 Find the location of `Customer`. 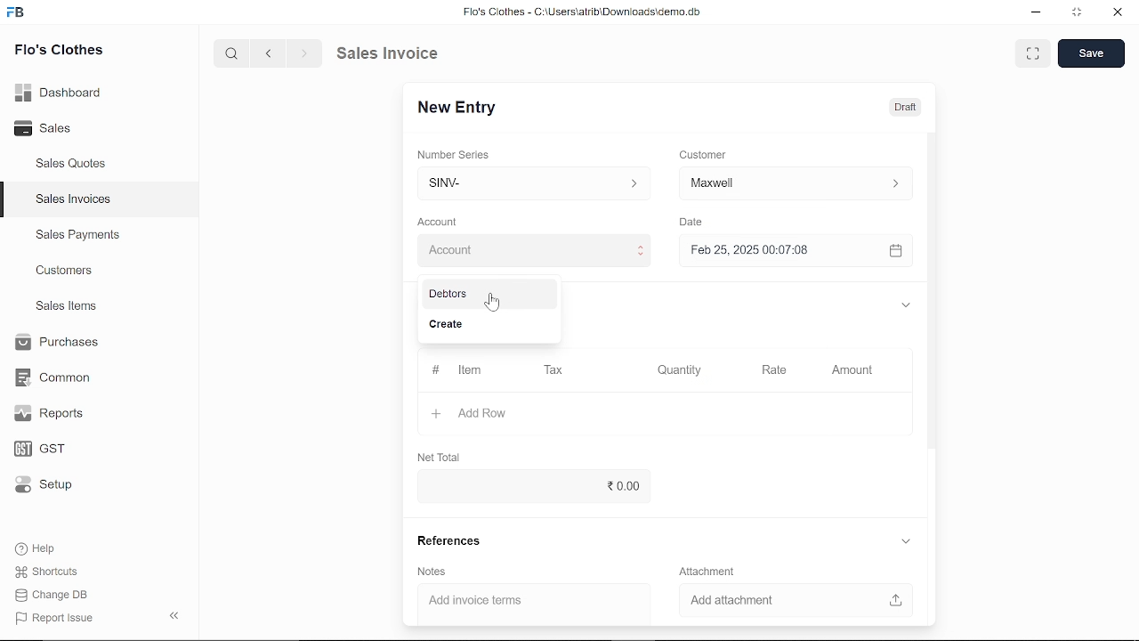

Customer is located at coordinates (703, 154).